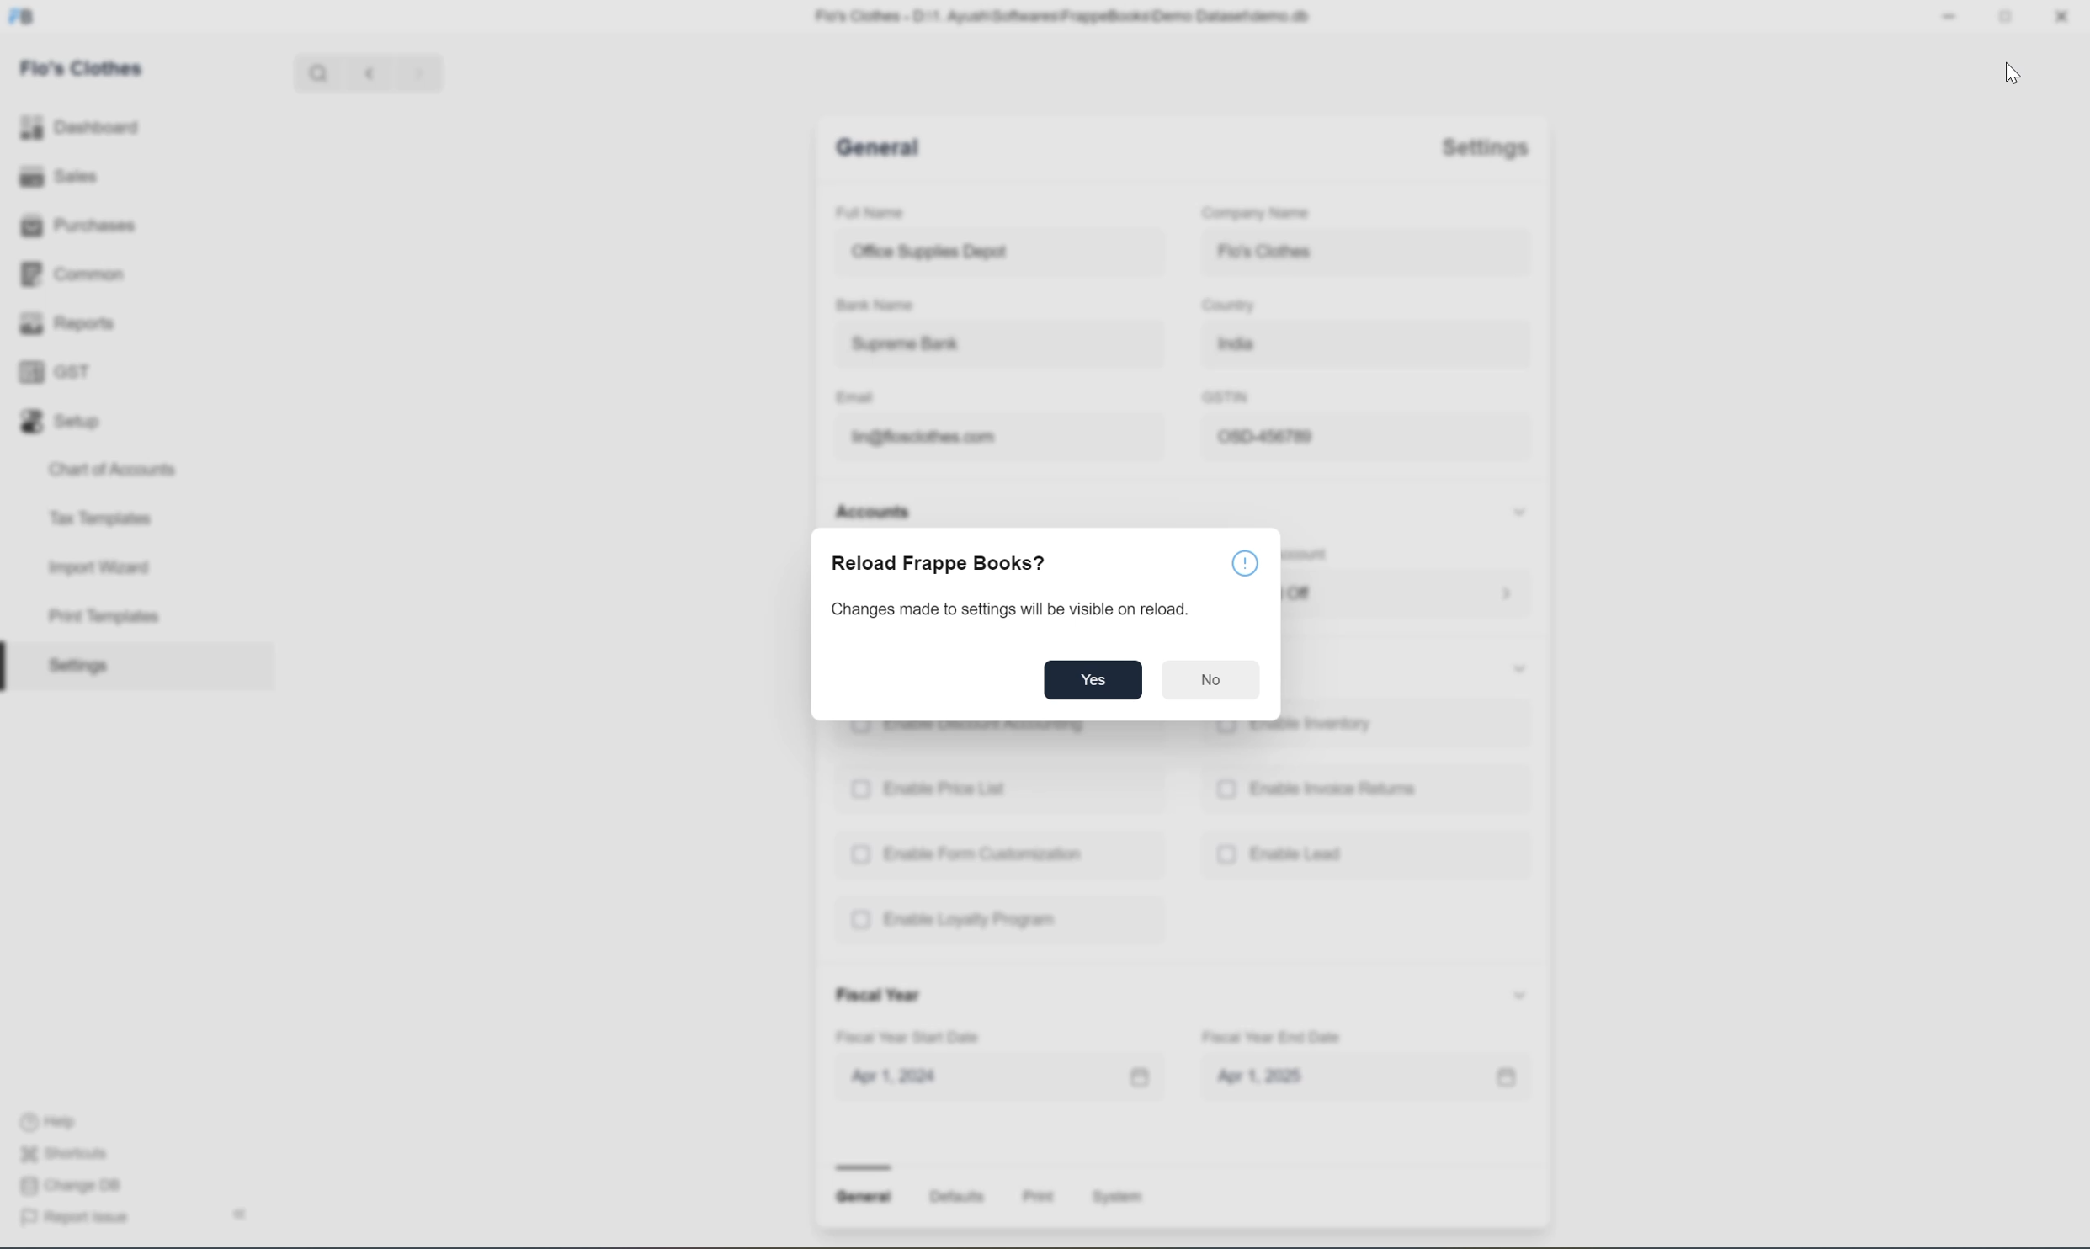 This screenshot has width=2090, height=1249. What do you see at coordinates (1245, 562) in the screenshot?
I see `more information` at bounding box center [1245, 562].